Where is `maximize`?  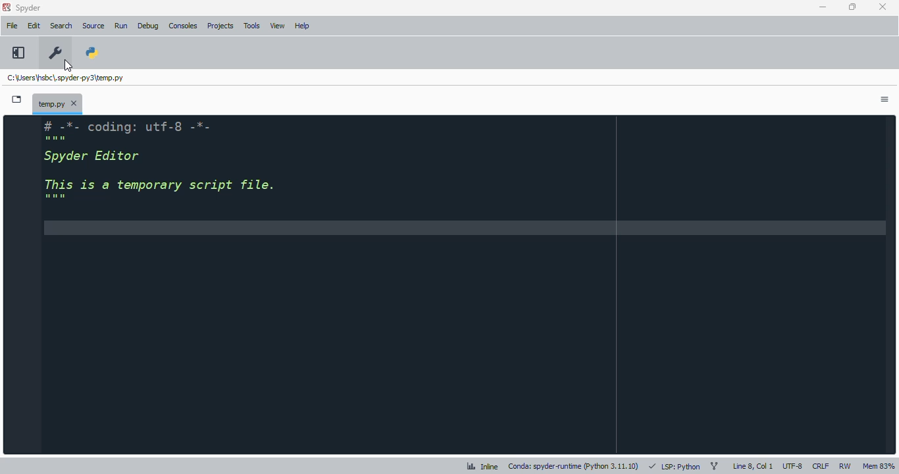 maximize is located at coordinates (851, 7).